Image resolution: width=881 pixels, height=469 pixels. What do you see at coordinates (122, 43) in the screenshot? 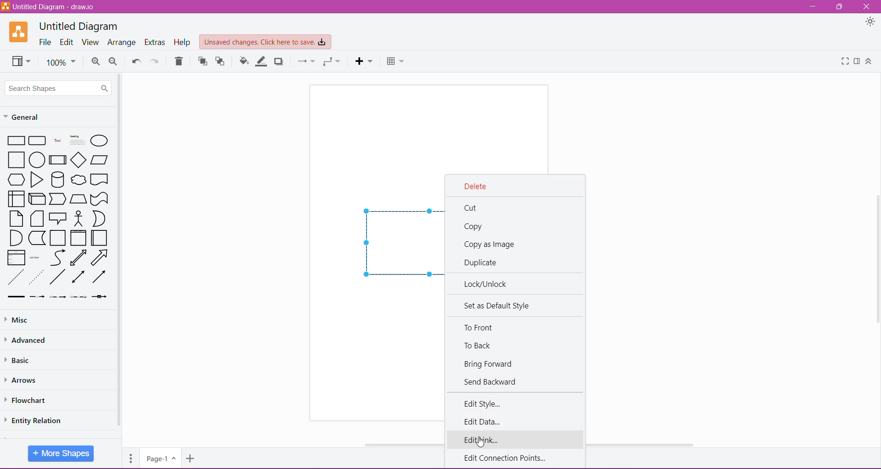
I see `Arrange` at bounding box center [122, 43].